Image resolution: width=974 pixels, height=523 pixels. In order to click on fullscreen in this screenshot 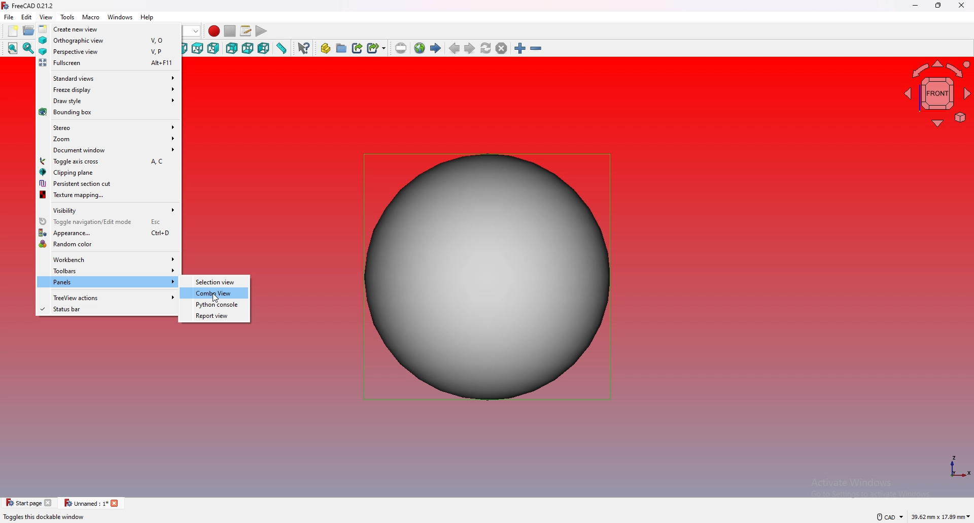, I will do `click(108, 63)`.